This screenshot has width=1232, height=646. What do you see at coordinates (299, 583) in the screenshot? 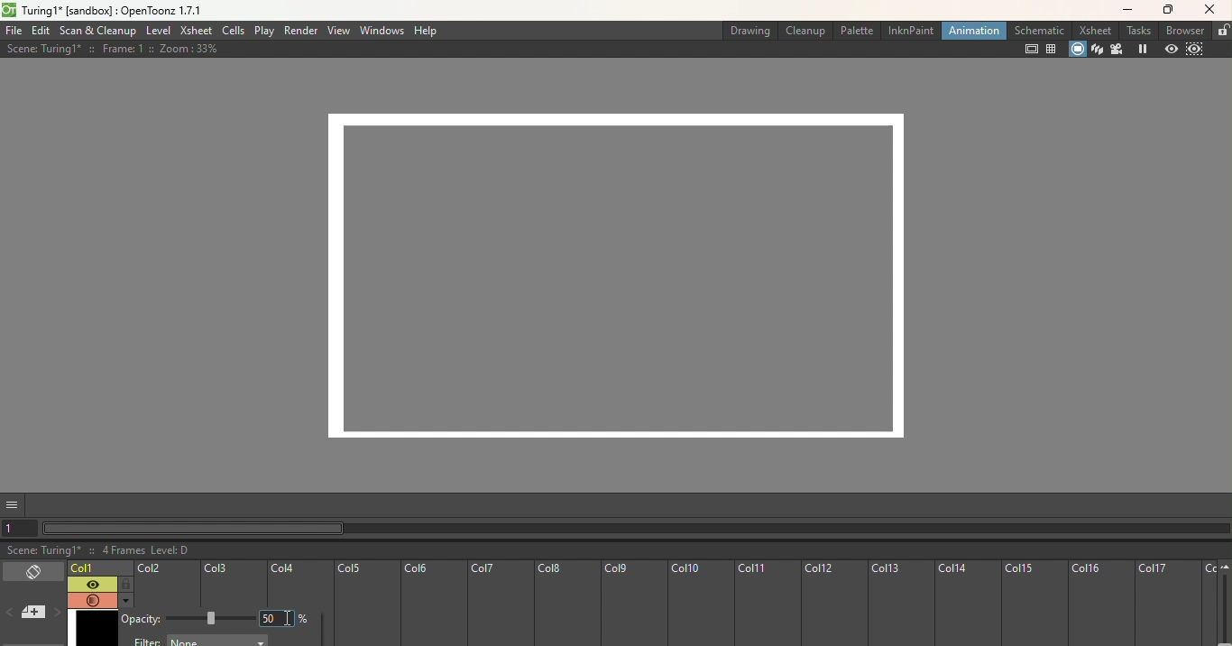
I see `Col4` at bounding box center [299, 583].